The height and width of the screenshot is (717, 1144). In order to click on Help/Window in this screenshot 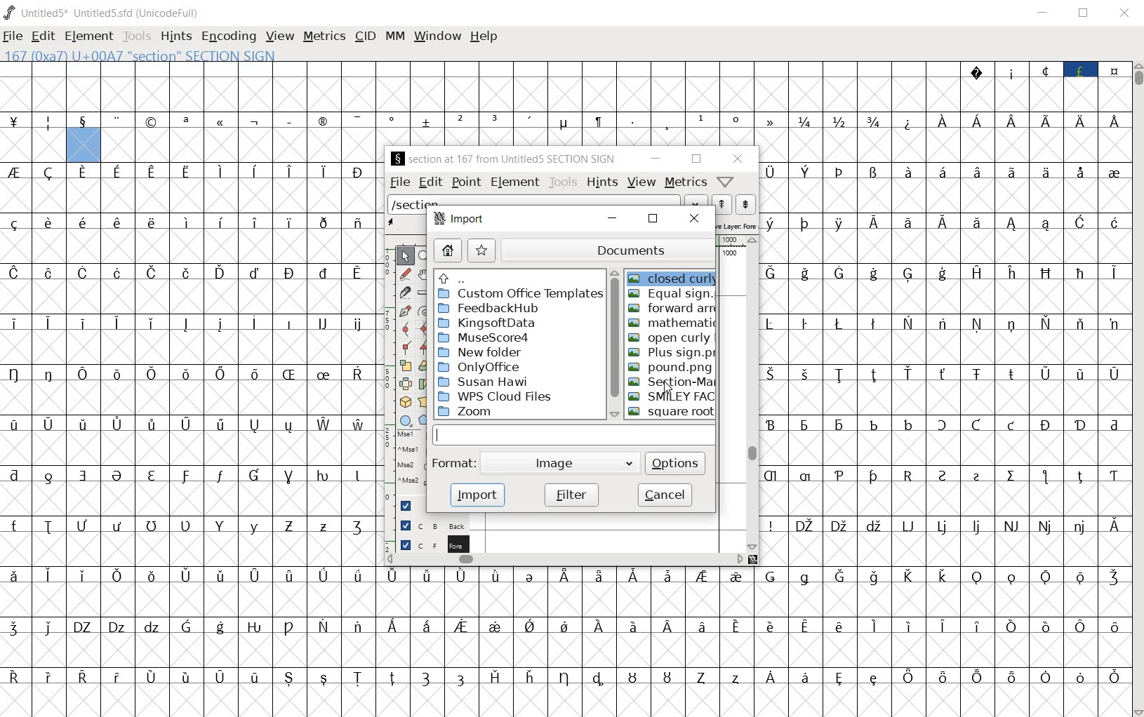, I will do `click(726, 181)`.